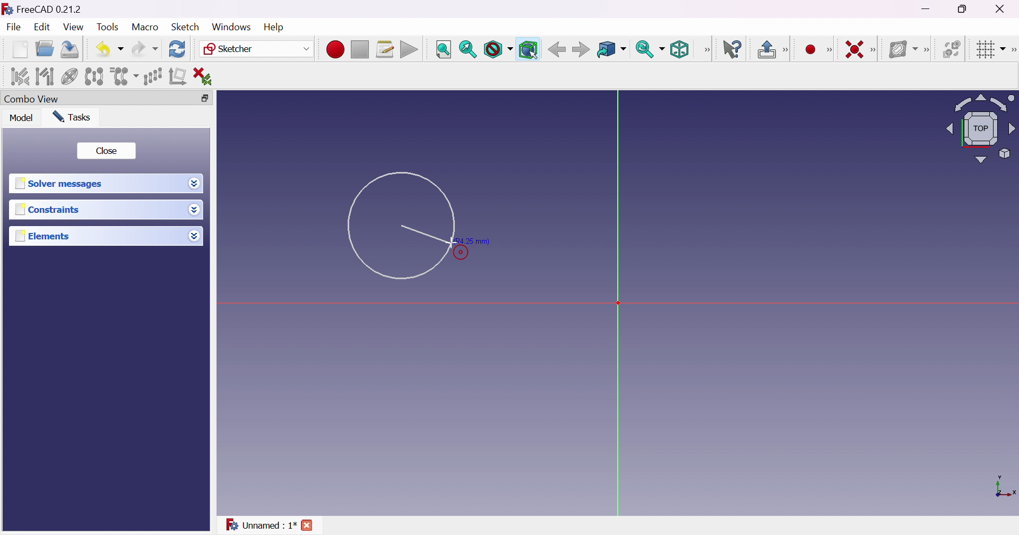 The image size is (1019, 535). Describe the element at coordinates (257, 49) in the screenshot. I see `Sketcher` at that location.